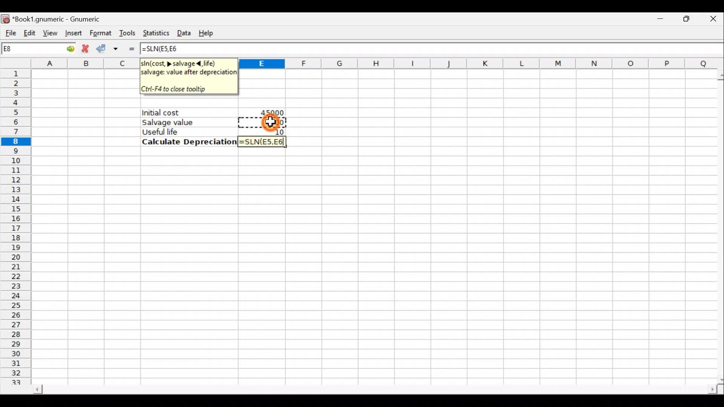 The image size is (724, 407). What do you see at coordinates (30, 31) in the screenshot?
I see `Edit` at bounding box center [30, 31].